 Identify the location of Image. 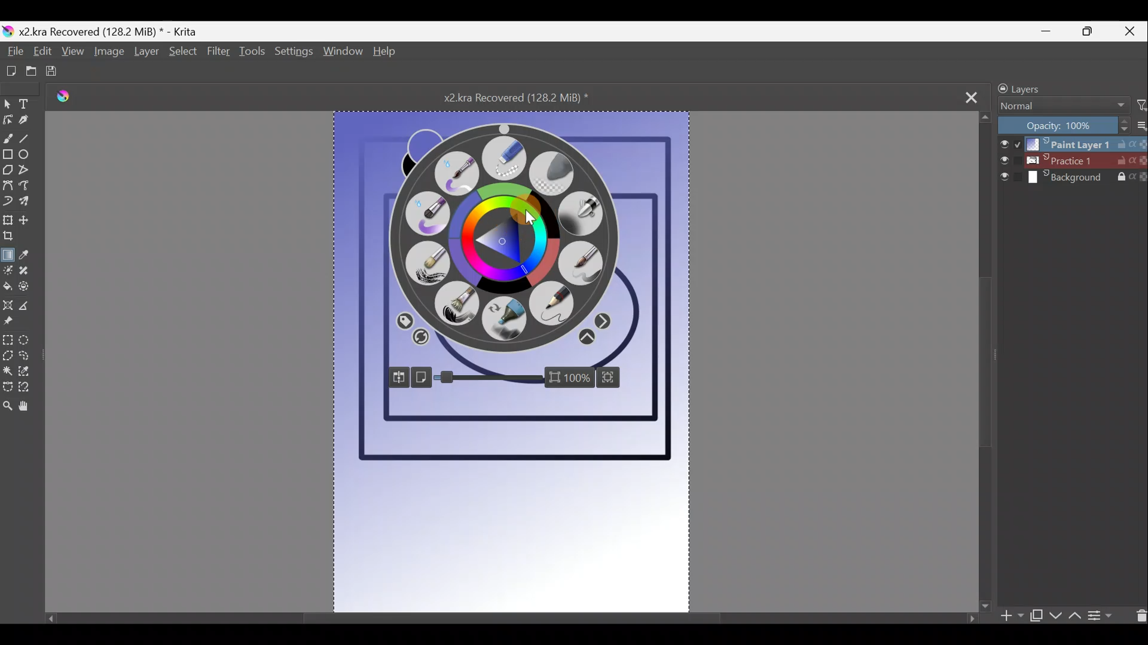
(107, 54).